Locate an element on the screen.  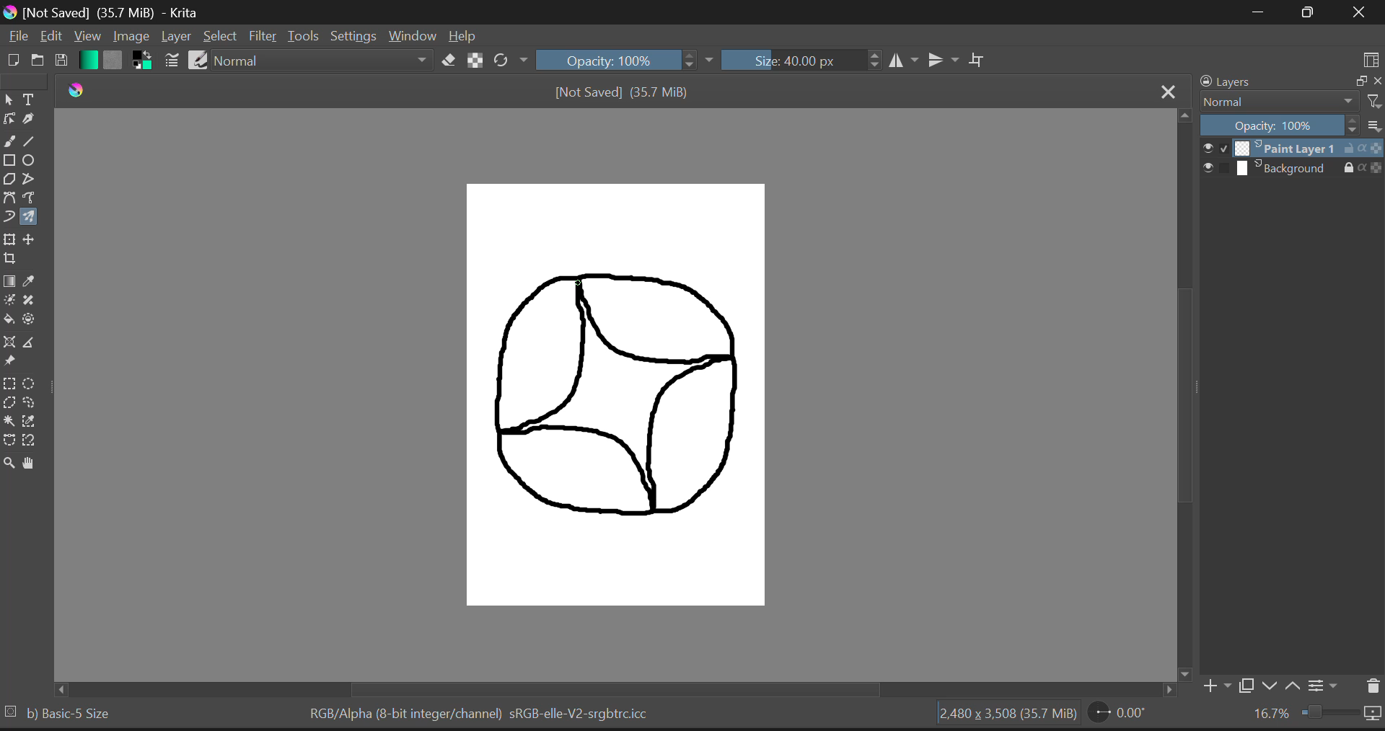
Polygons is located at coordinates (9, 178).